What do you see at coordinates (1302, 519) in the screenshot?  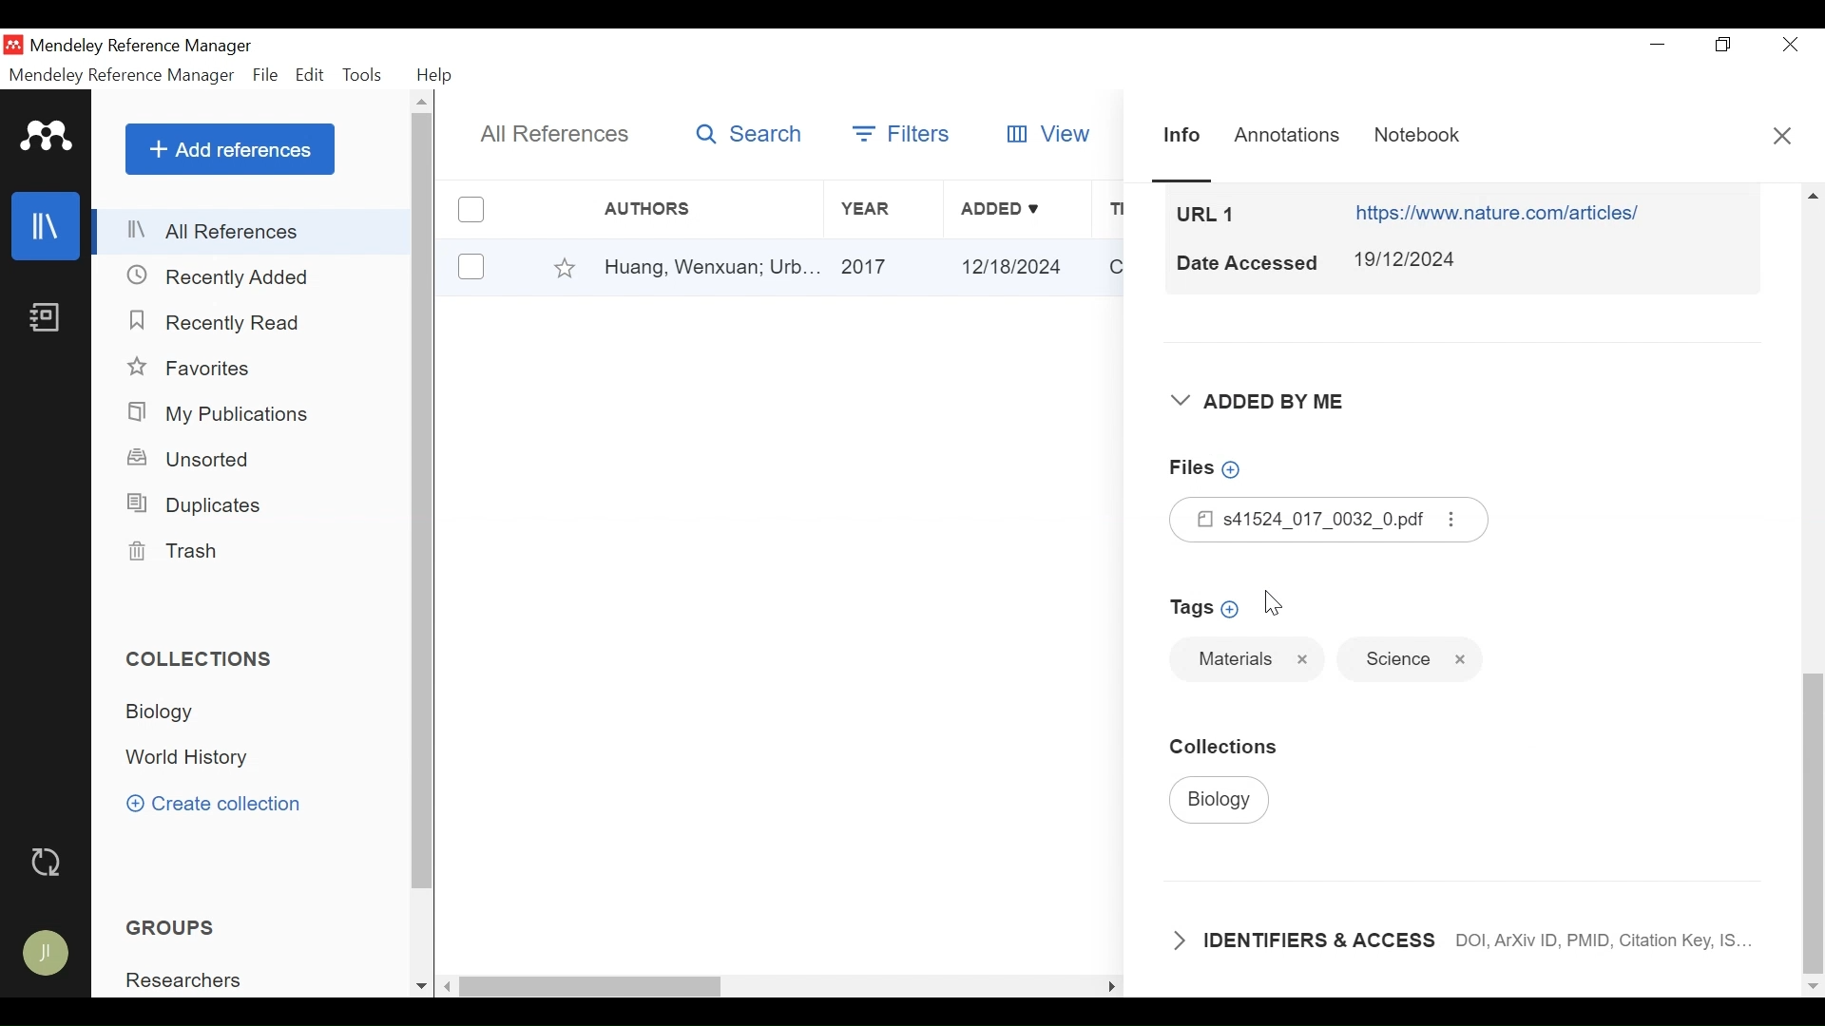 I see `s41524_017_0032_0.pdf` at bounding box center [1302, 519].